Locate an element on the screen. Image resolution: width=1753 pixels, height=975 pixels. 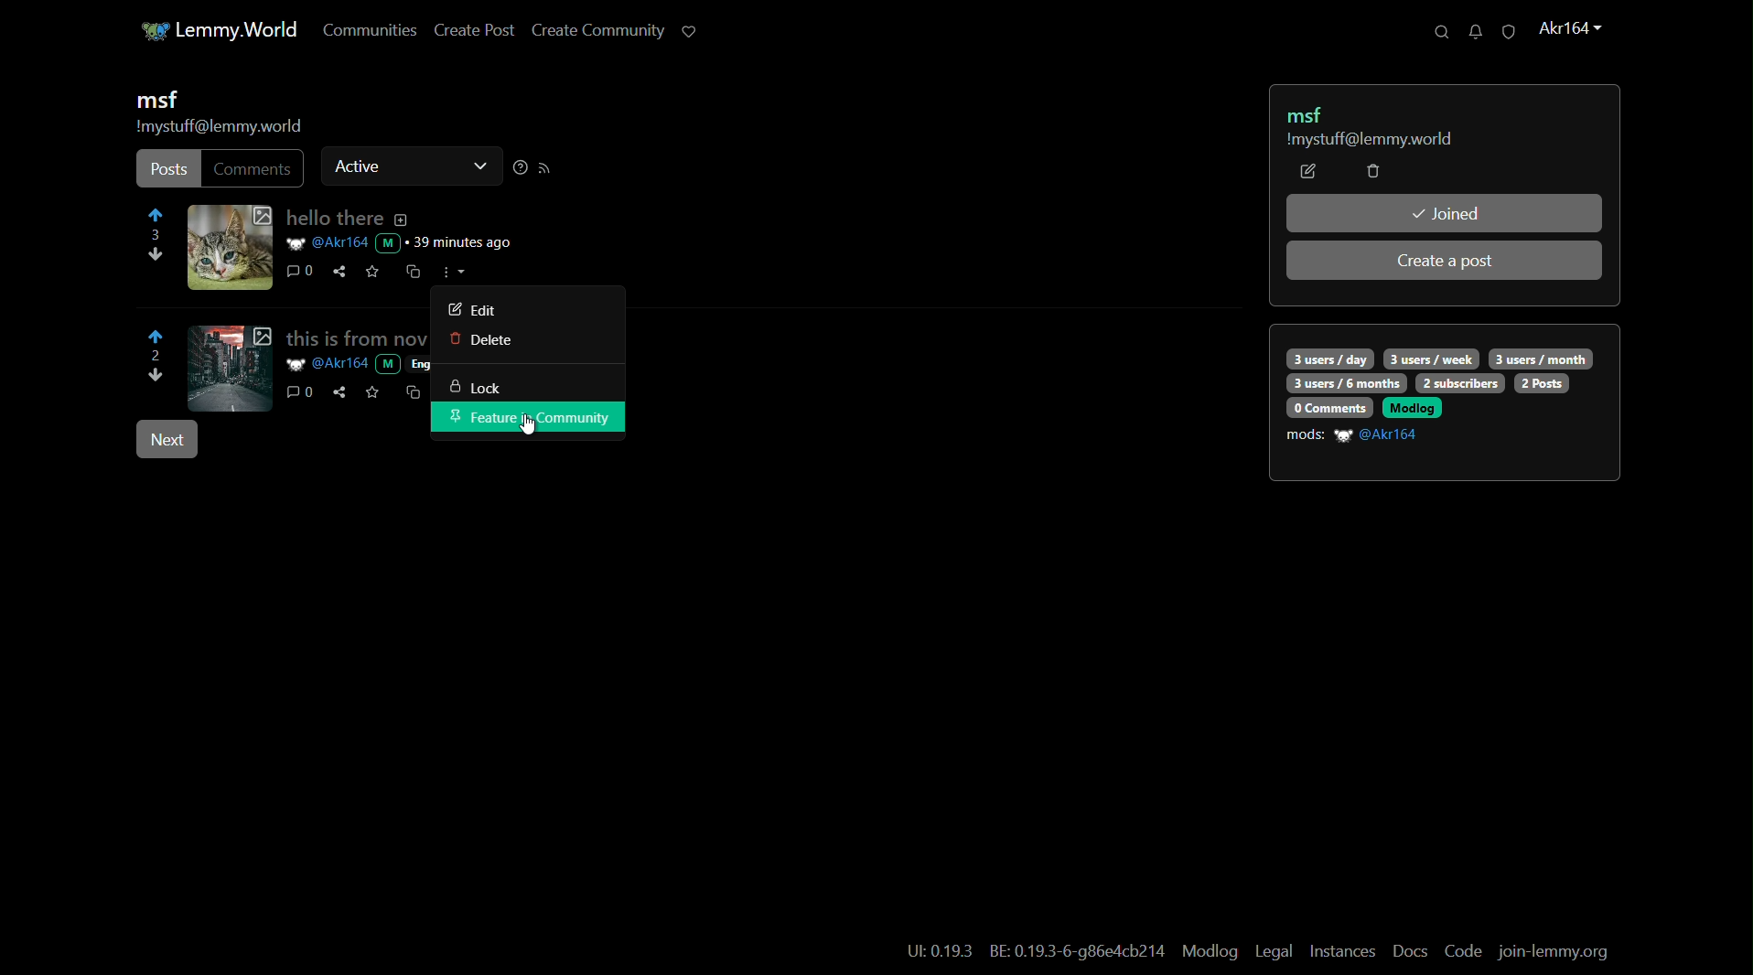
create post is located at coordinates (468, 32).